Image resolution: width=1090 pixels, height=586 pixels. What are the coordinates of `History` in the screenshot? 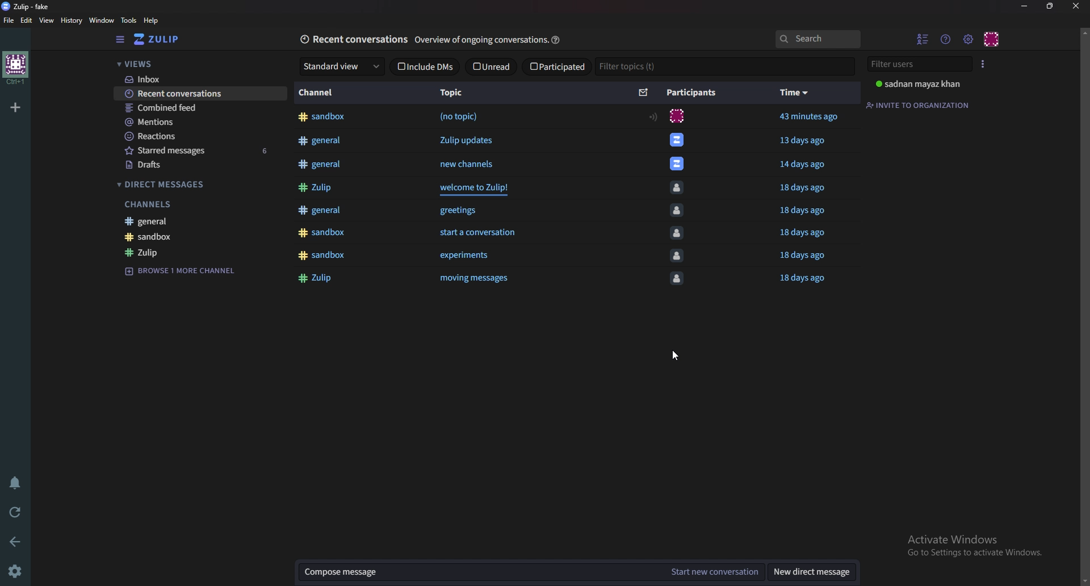 It's located at (73, 20).